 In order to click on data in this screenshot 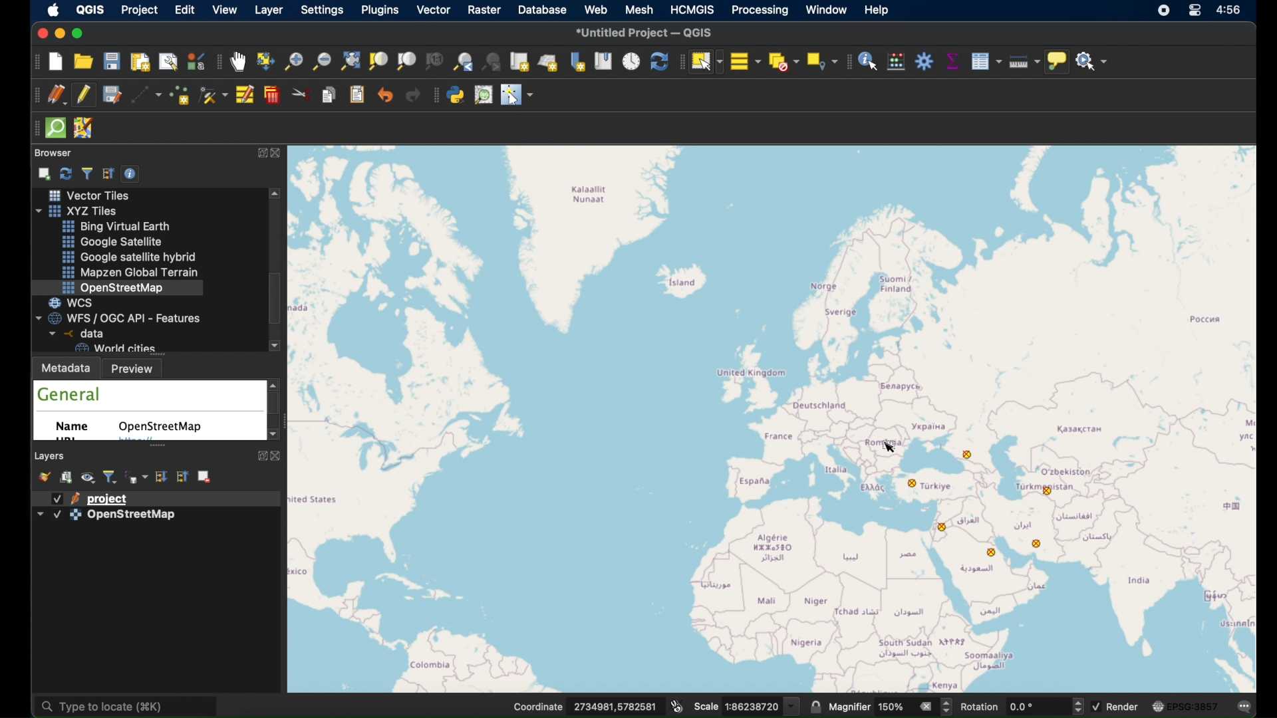, I will do `click(74, 333)`.